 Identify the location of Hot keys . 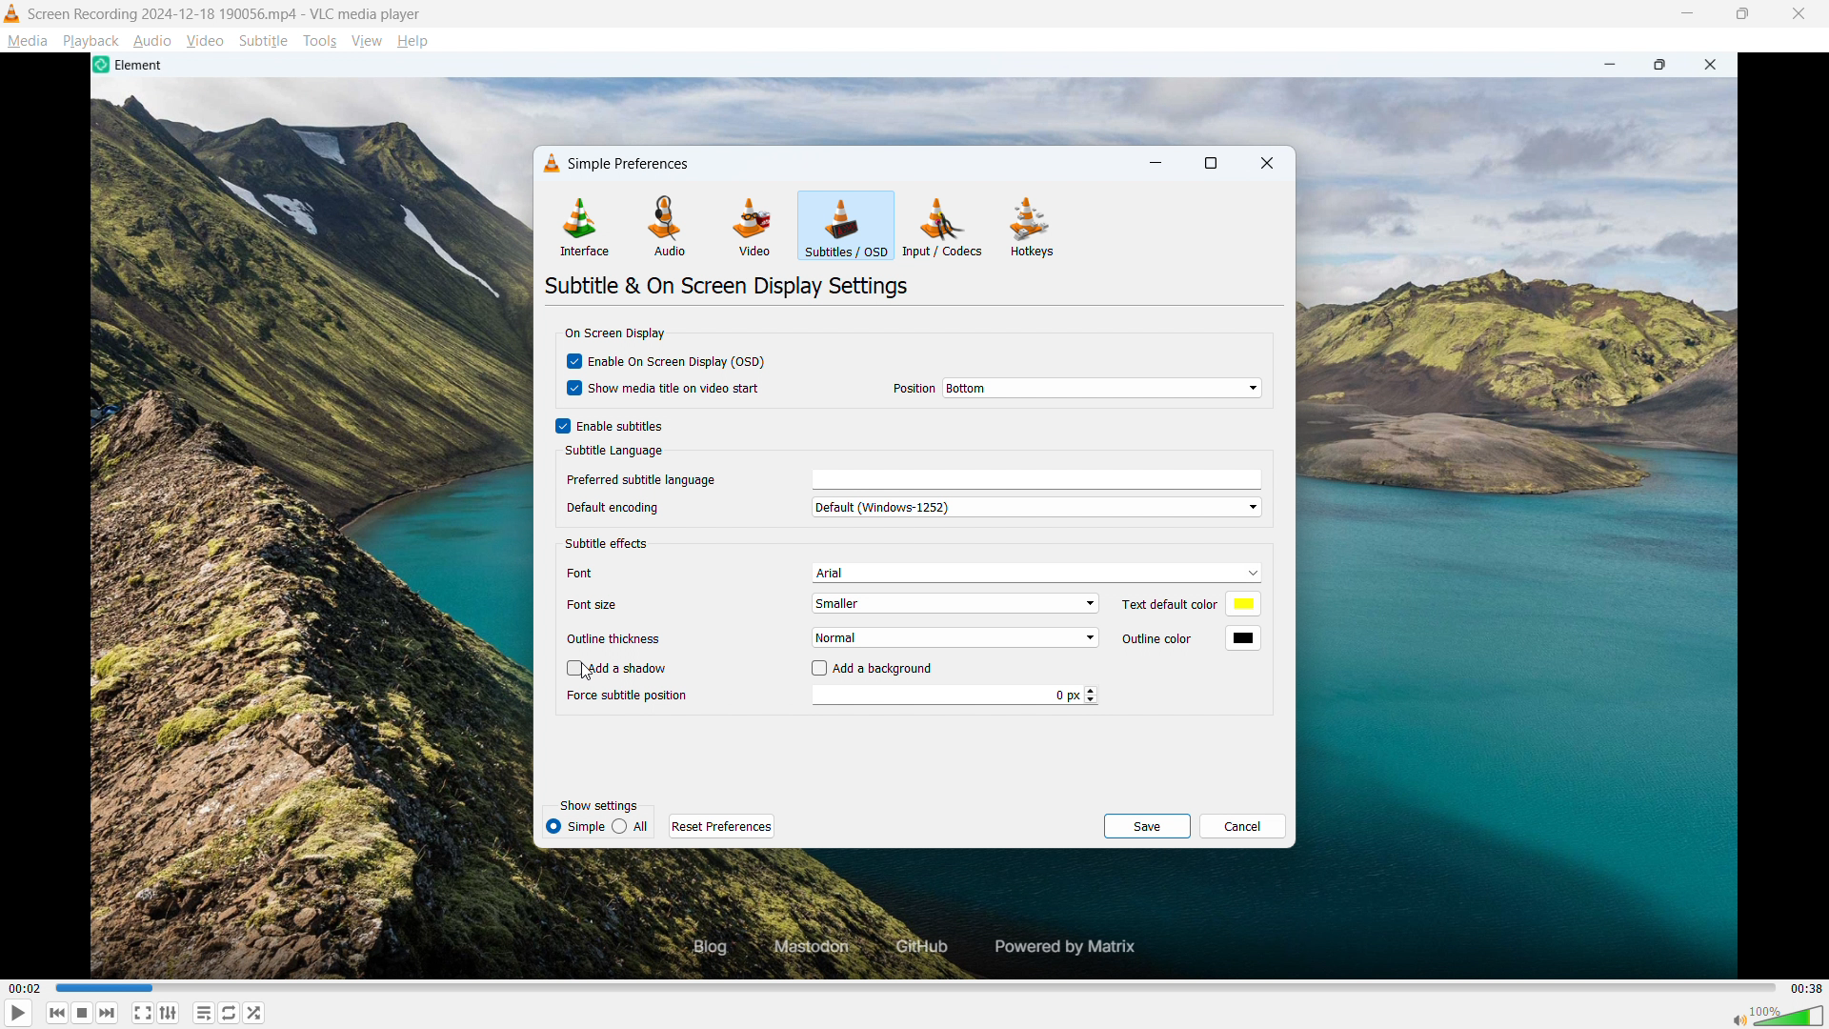
(1031, 226).